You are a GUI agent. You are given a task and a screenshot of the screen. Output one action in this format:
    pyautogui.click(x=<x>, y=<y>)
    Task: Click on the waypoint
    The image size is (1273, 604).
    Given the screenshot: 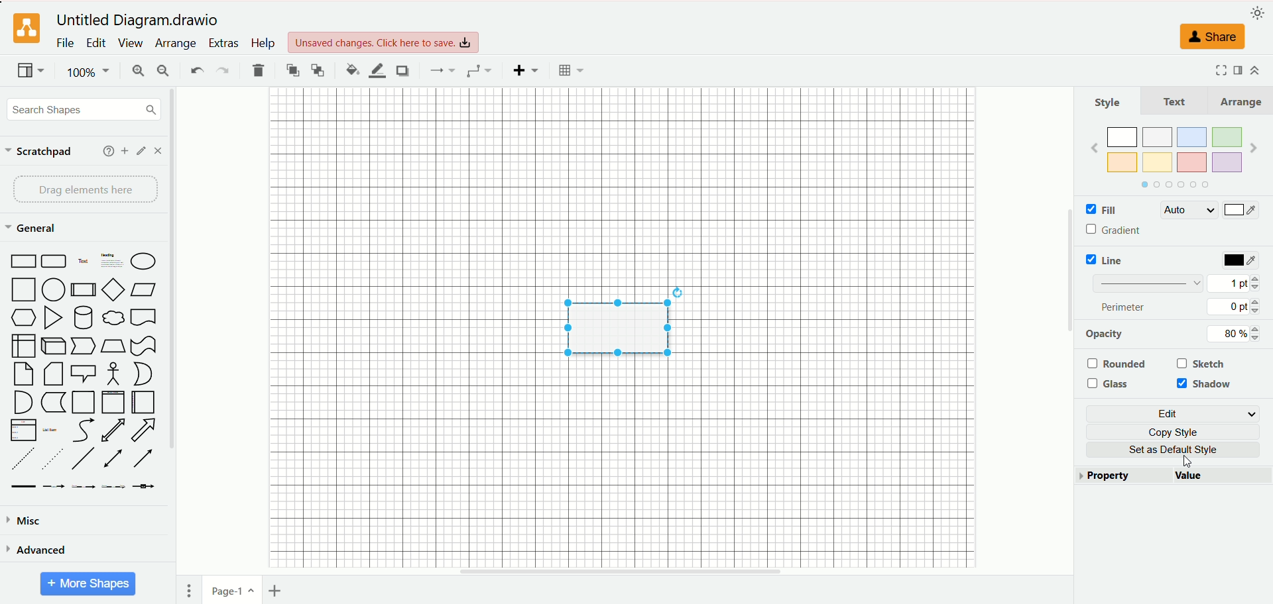 What is the action you would take?
    pyautogui.click(x=479, y=71)
    